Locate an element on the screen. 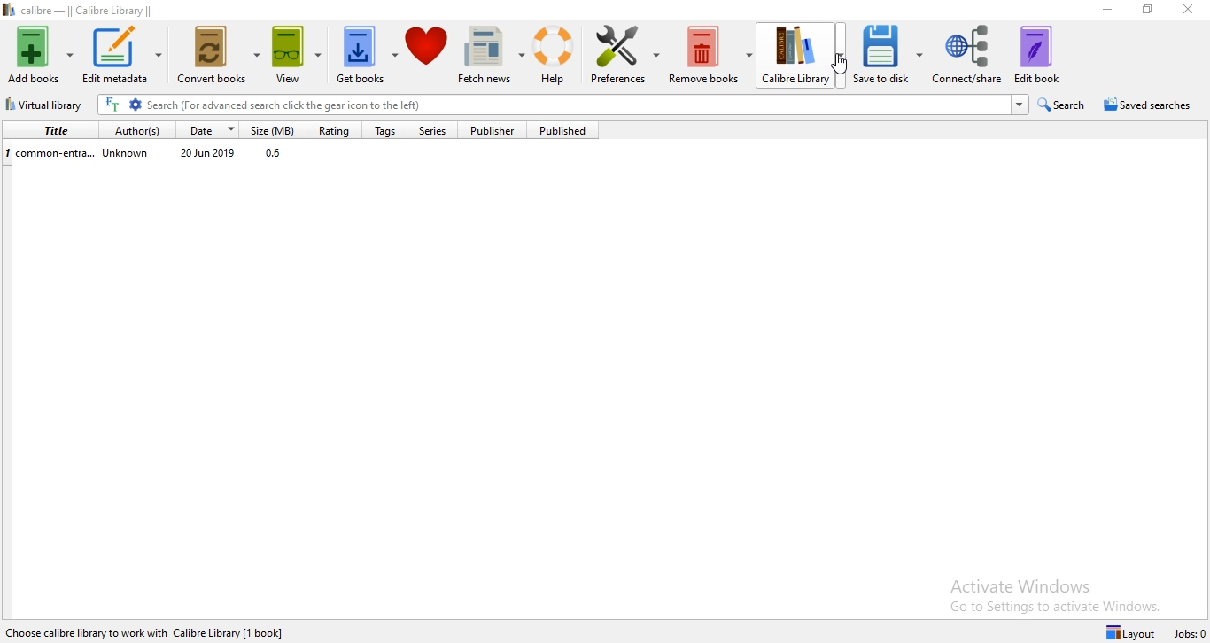 The image size is (1210, 643). Date is located at coordinates (209, 129).